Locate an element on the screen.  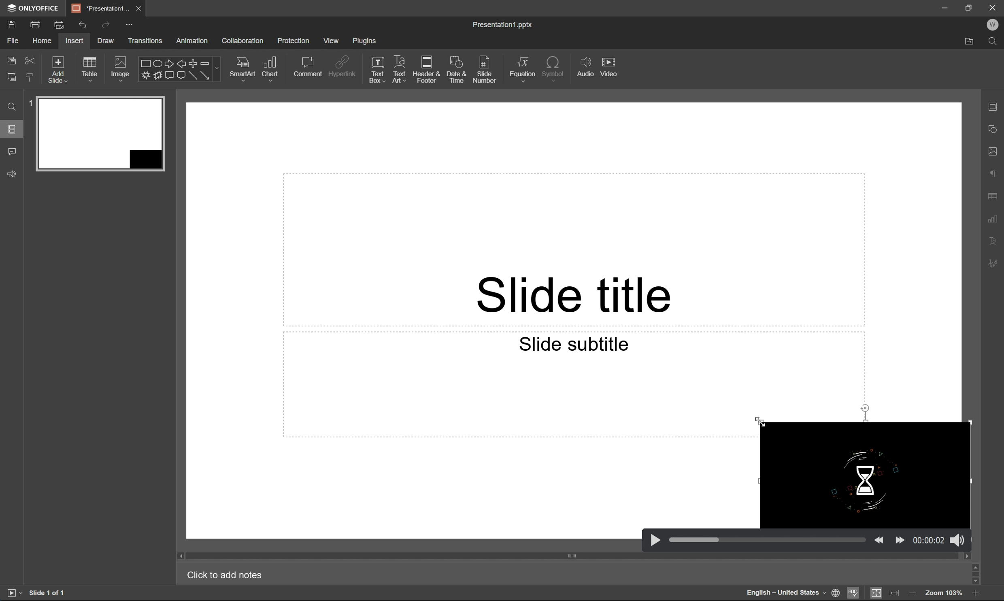
scroll bar is located at coordinates (576, 556).